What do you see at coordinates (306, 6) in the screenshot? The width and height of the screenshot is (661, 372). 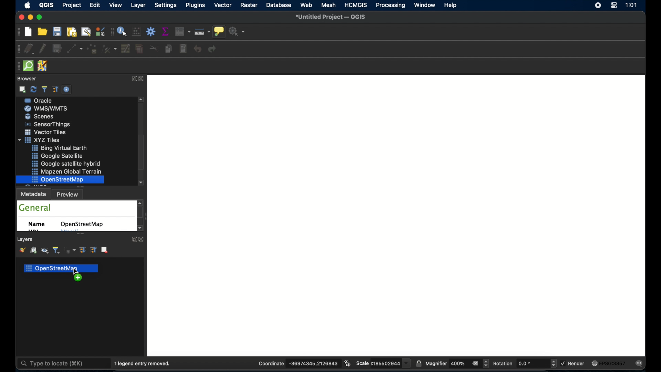 I see `web` at bounding box center [306, 6].